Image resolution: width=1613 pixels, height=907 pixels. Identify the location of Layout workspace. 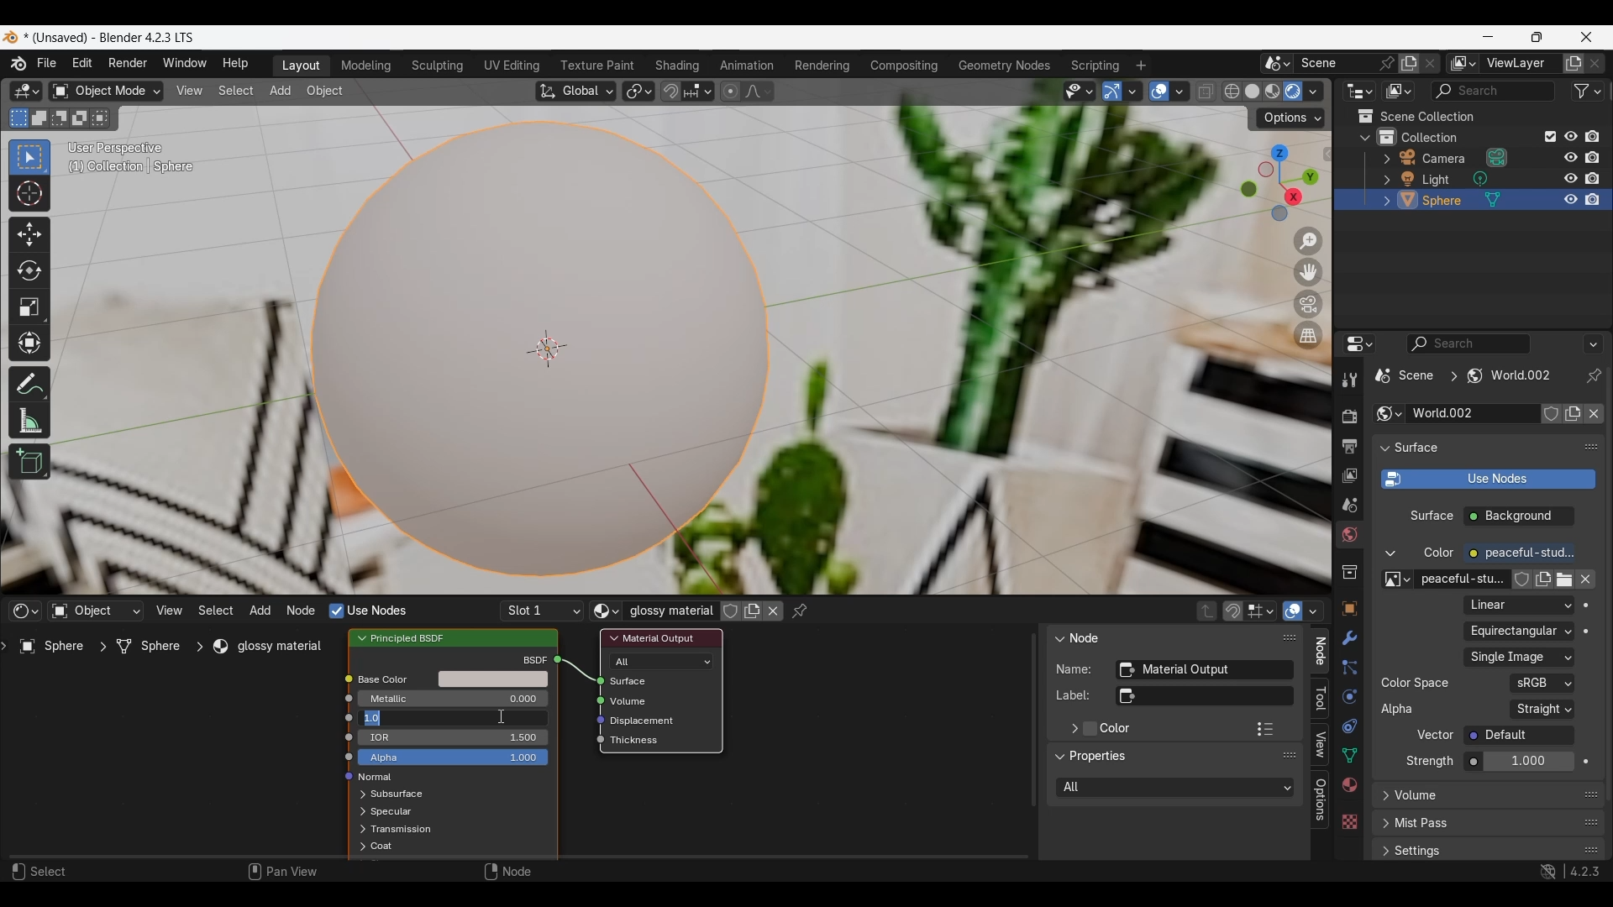
(301, 66).